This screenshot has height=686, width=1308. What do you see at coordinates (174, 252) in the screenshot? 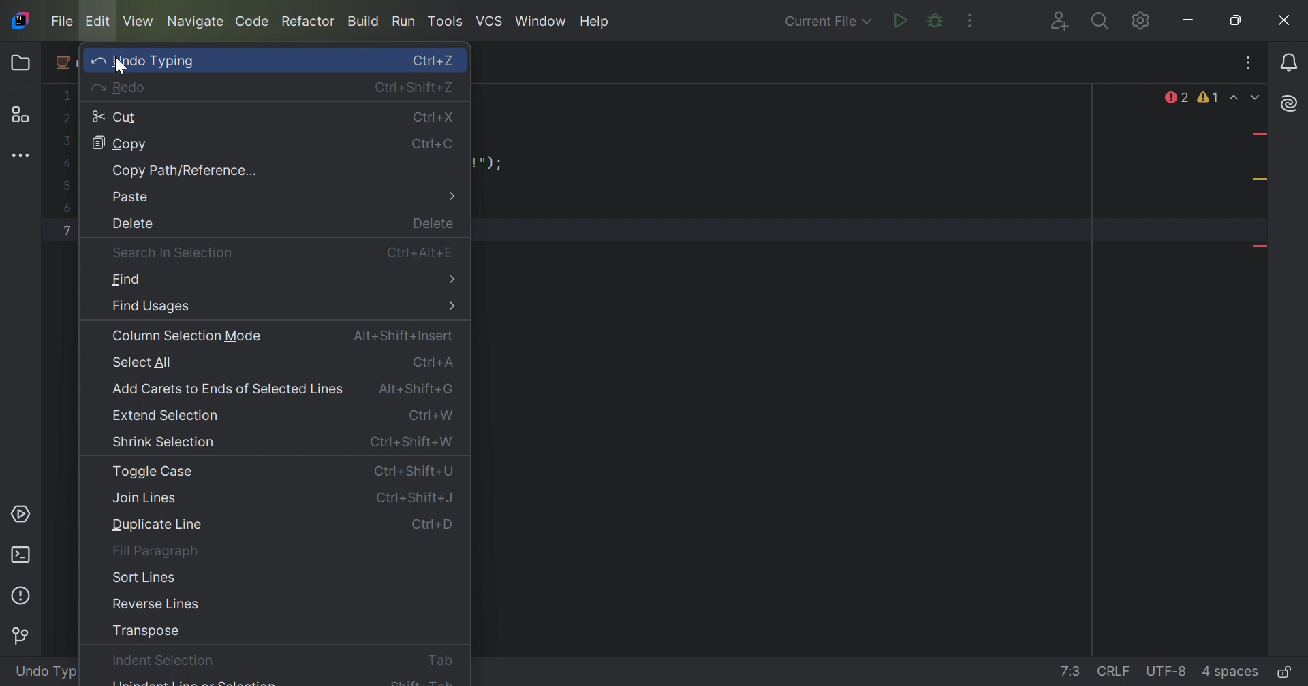
I see `Search in Selection` at bounding box center [174, 252].